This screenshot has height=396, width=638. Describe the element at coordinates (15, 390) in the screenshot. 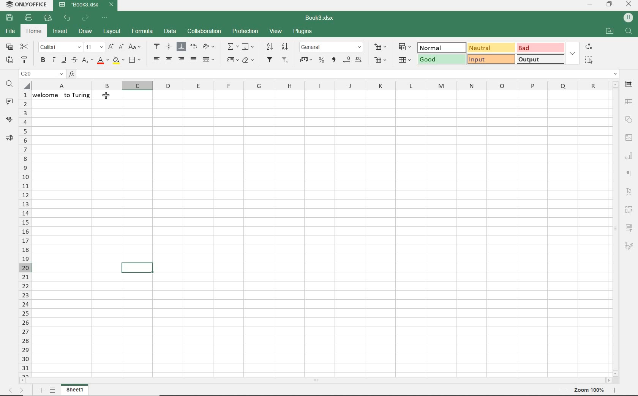

I see `move across sheets` at that location.